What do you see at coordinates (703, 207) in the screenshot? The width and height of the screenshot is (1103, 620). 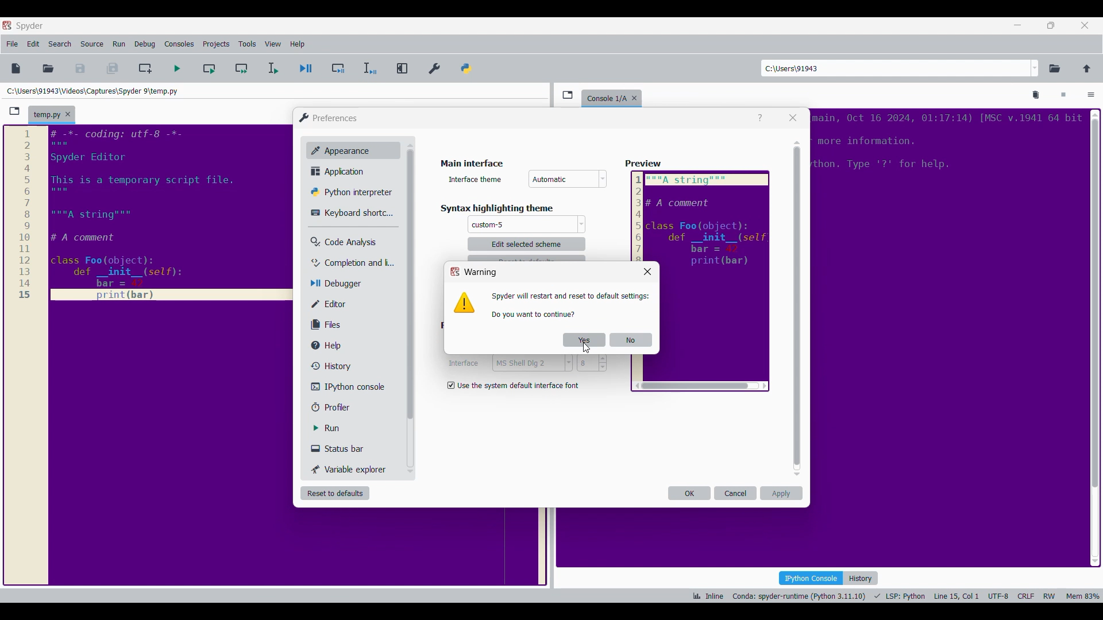 I see `preview` at bounding box center [703, 207].